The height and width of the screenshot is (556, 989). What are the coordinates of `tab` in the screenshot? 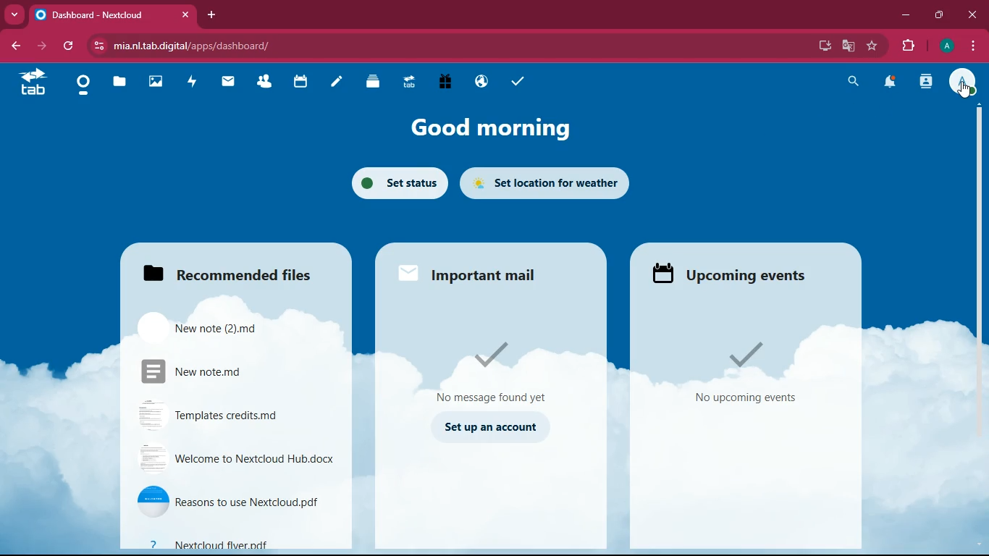 It's located at (408, 83).